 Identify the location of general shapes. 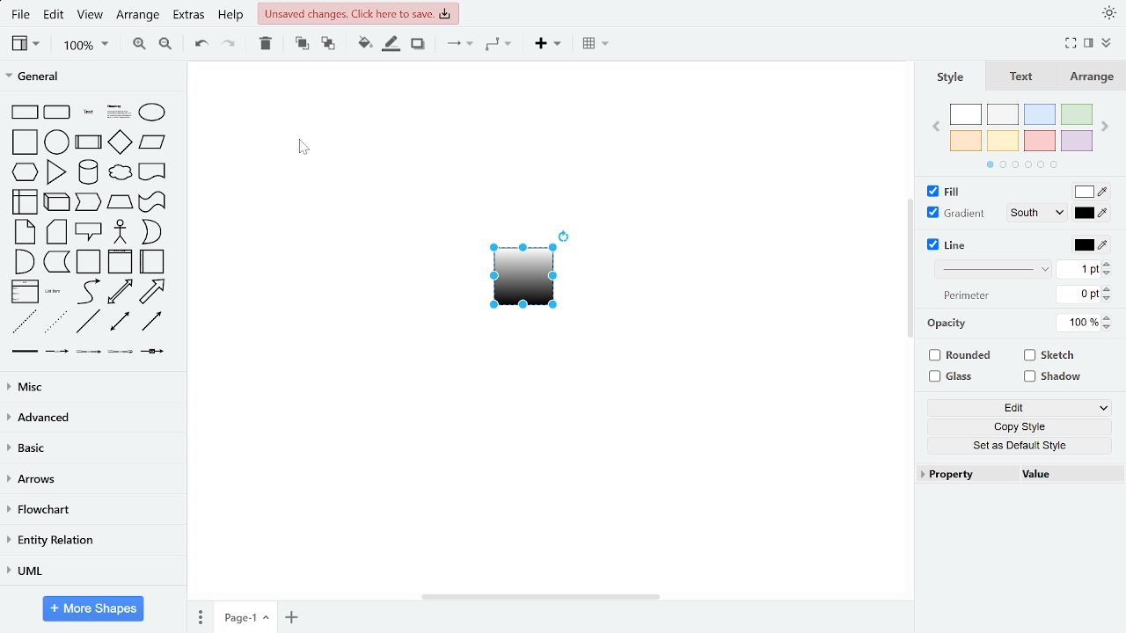
(151, 260).